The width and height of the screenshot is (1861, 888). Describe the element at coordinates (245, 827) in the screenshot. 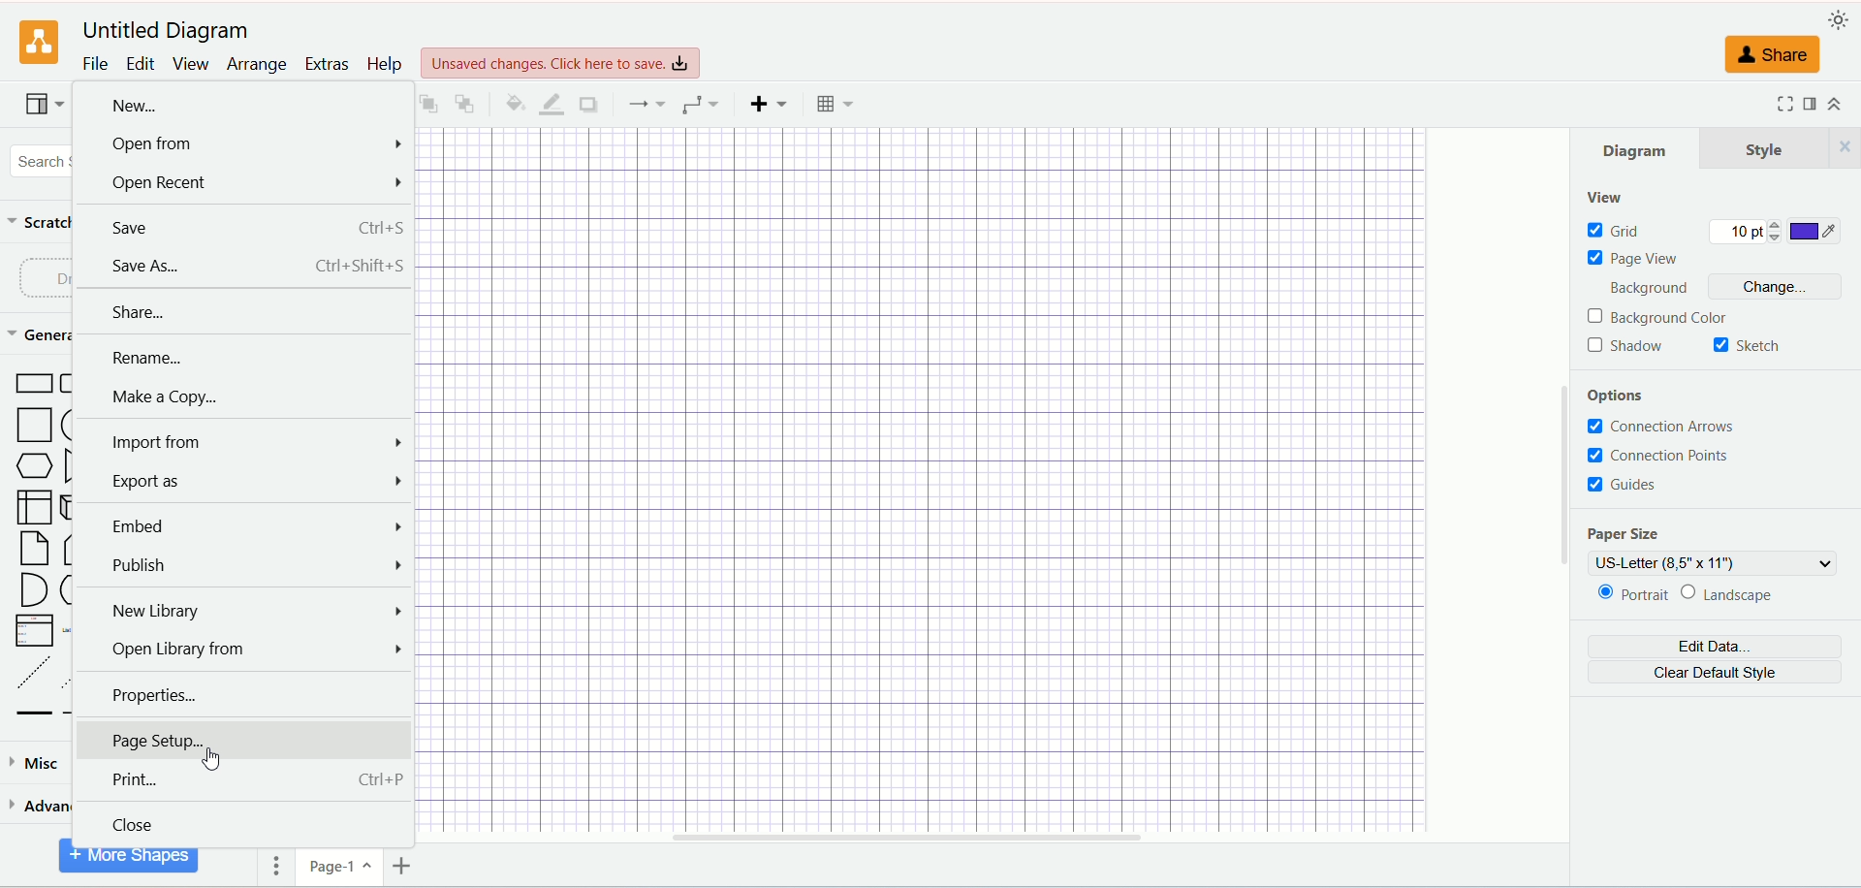

I see `close` at that location.